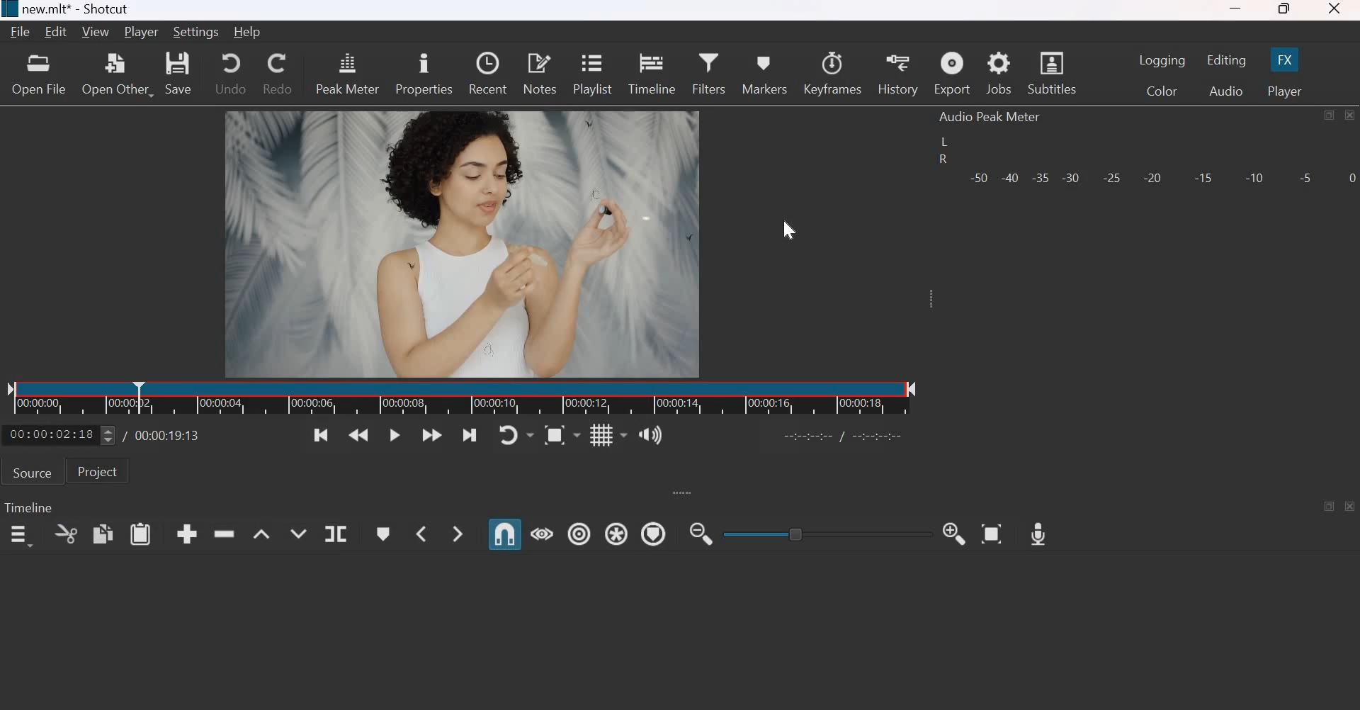 This screenshot has width=1360, height=710. Describe the element at coordinates (248, 33) in the screenshot. I see `Help` at that location.